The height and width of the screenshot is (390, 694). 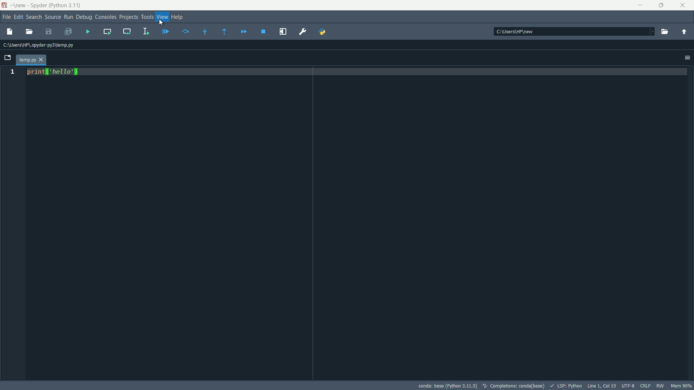 I want to click on open file, so click(x=30, y=32).